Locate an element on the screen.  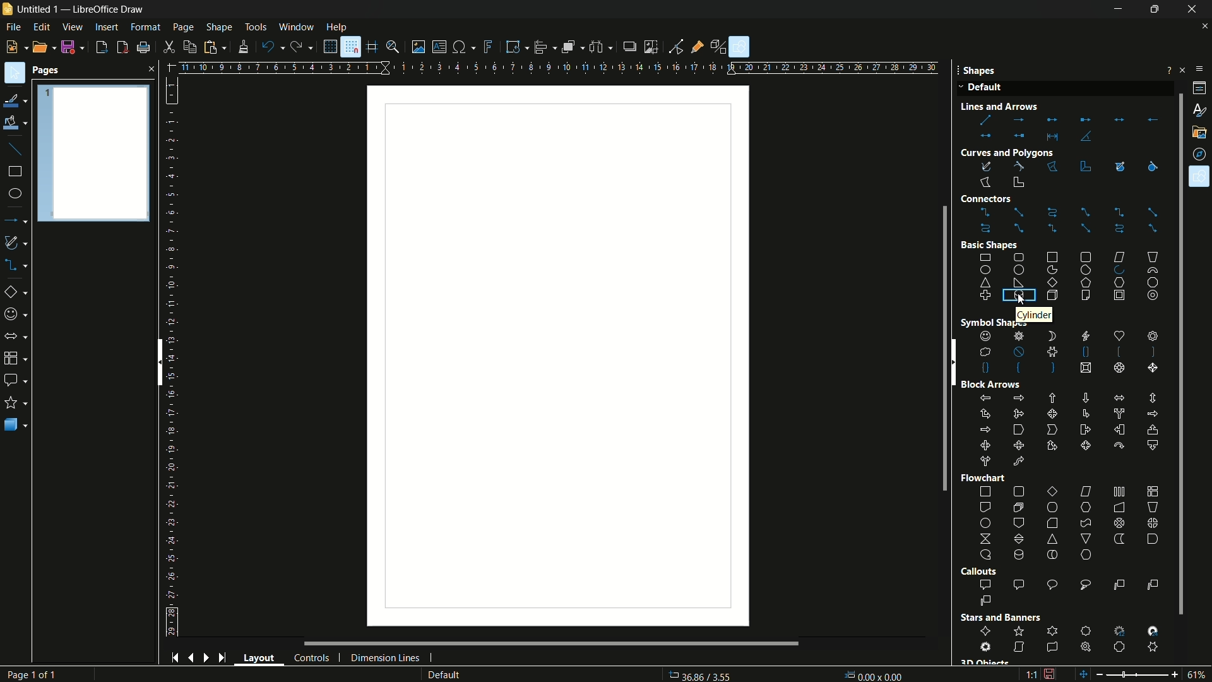
helplines while moving is located at coordinates (372, 48).